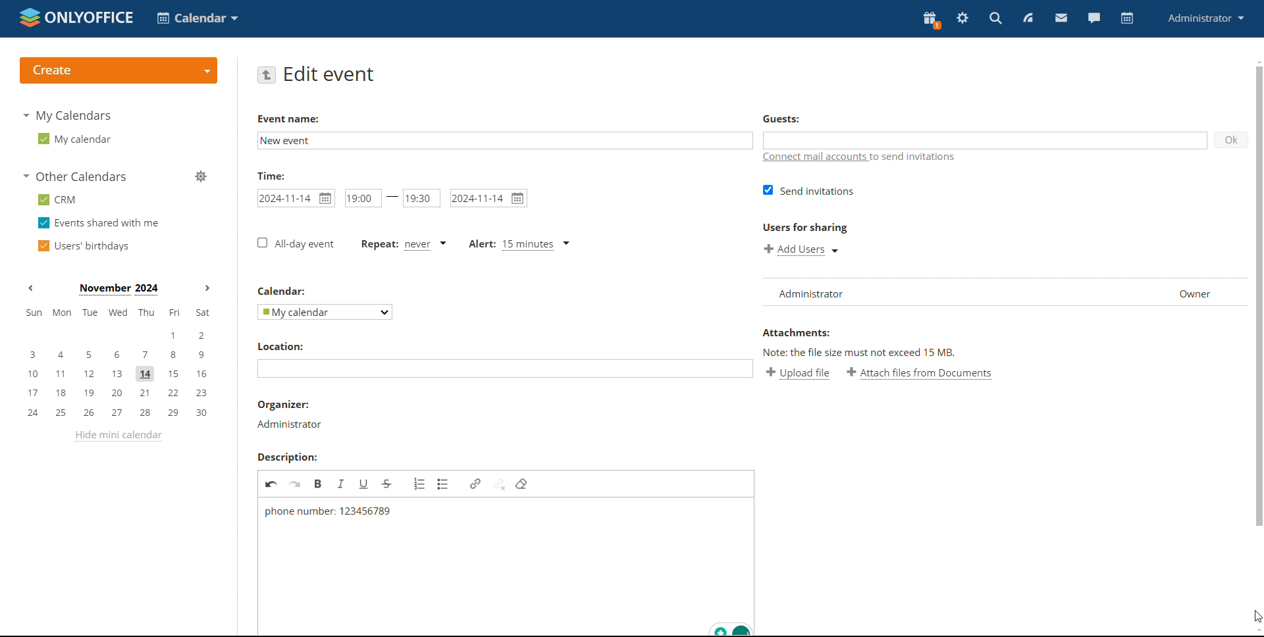 The image size is (1264, 637). I want to click on send invitation, so click(808, 190).